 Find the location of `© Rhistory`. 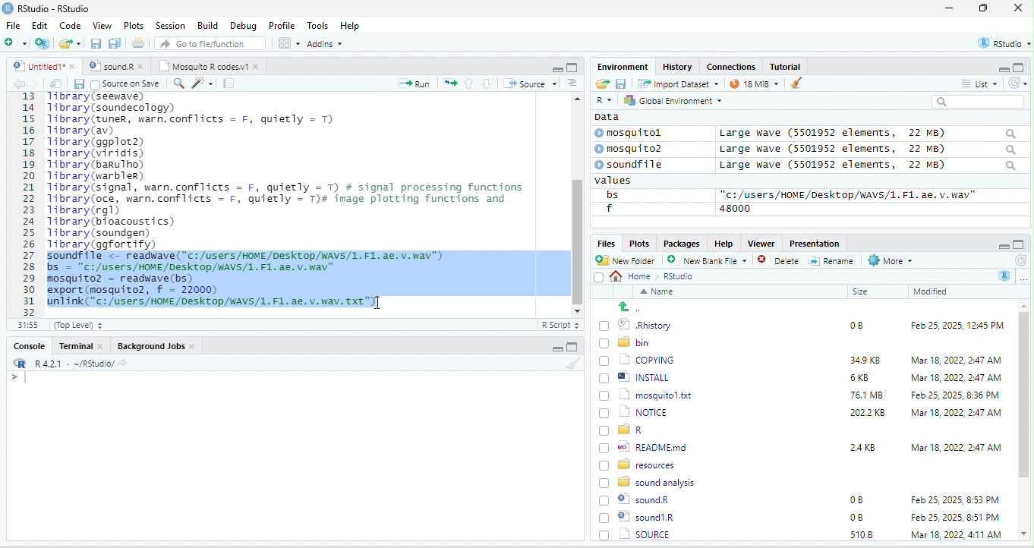

© Rhistory is located at coordinates (636, 323).